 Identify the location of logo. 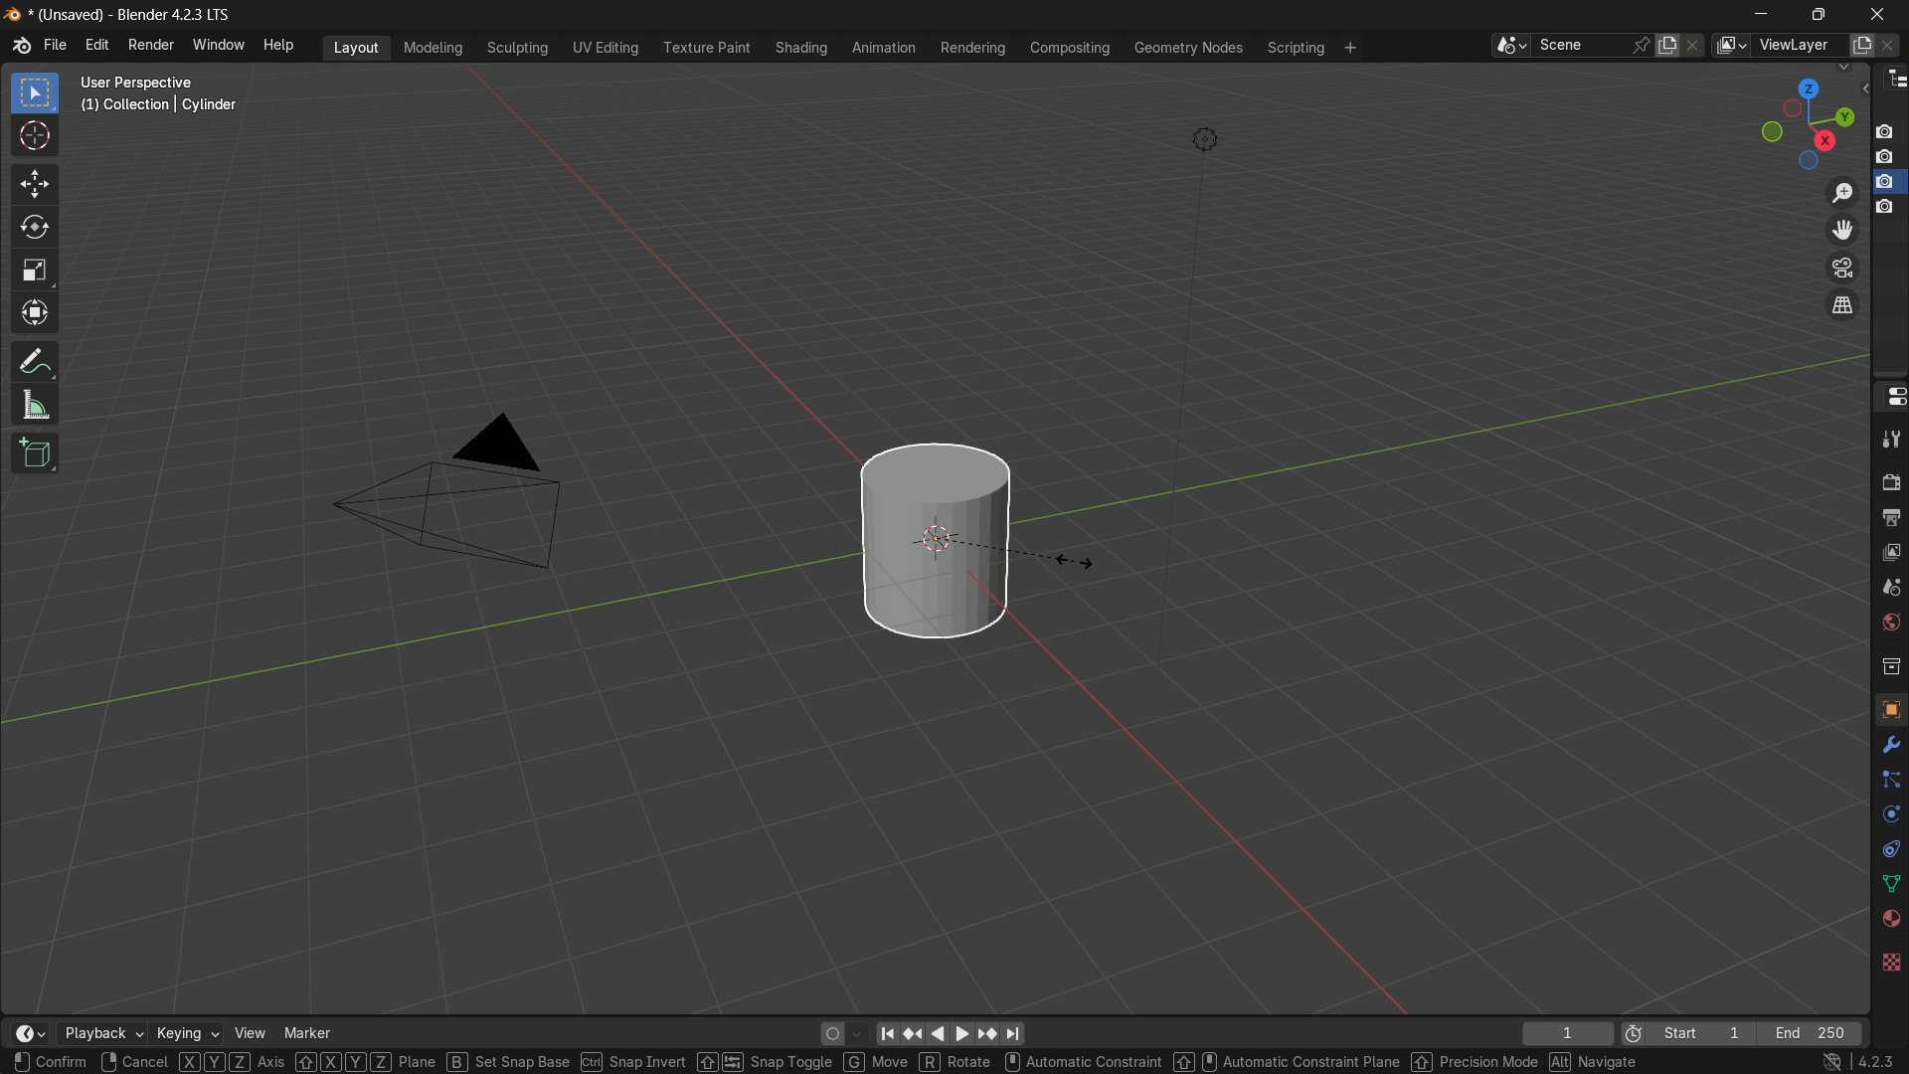
(15, 15).